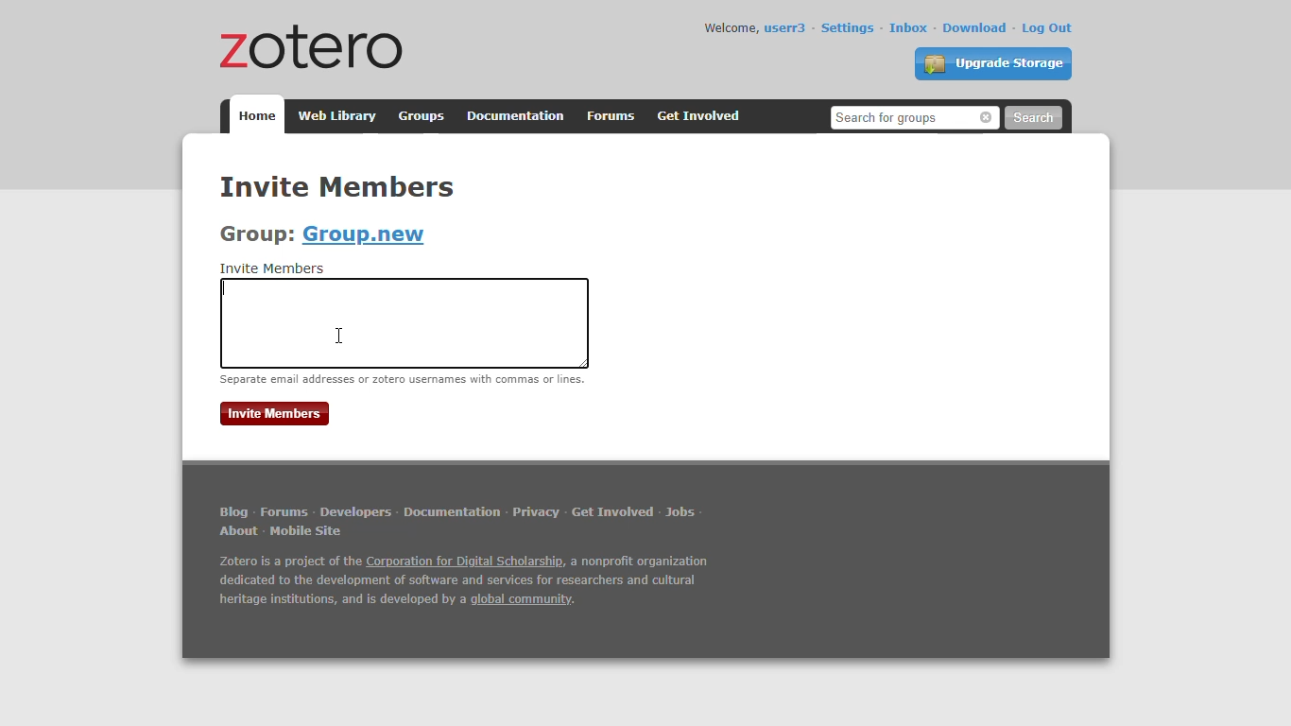  What do you see at coordinates (275, 413) in the screenshot?
I see `invite members` at bounding box center [275, 413].